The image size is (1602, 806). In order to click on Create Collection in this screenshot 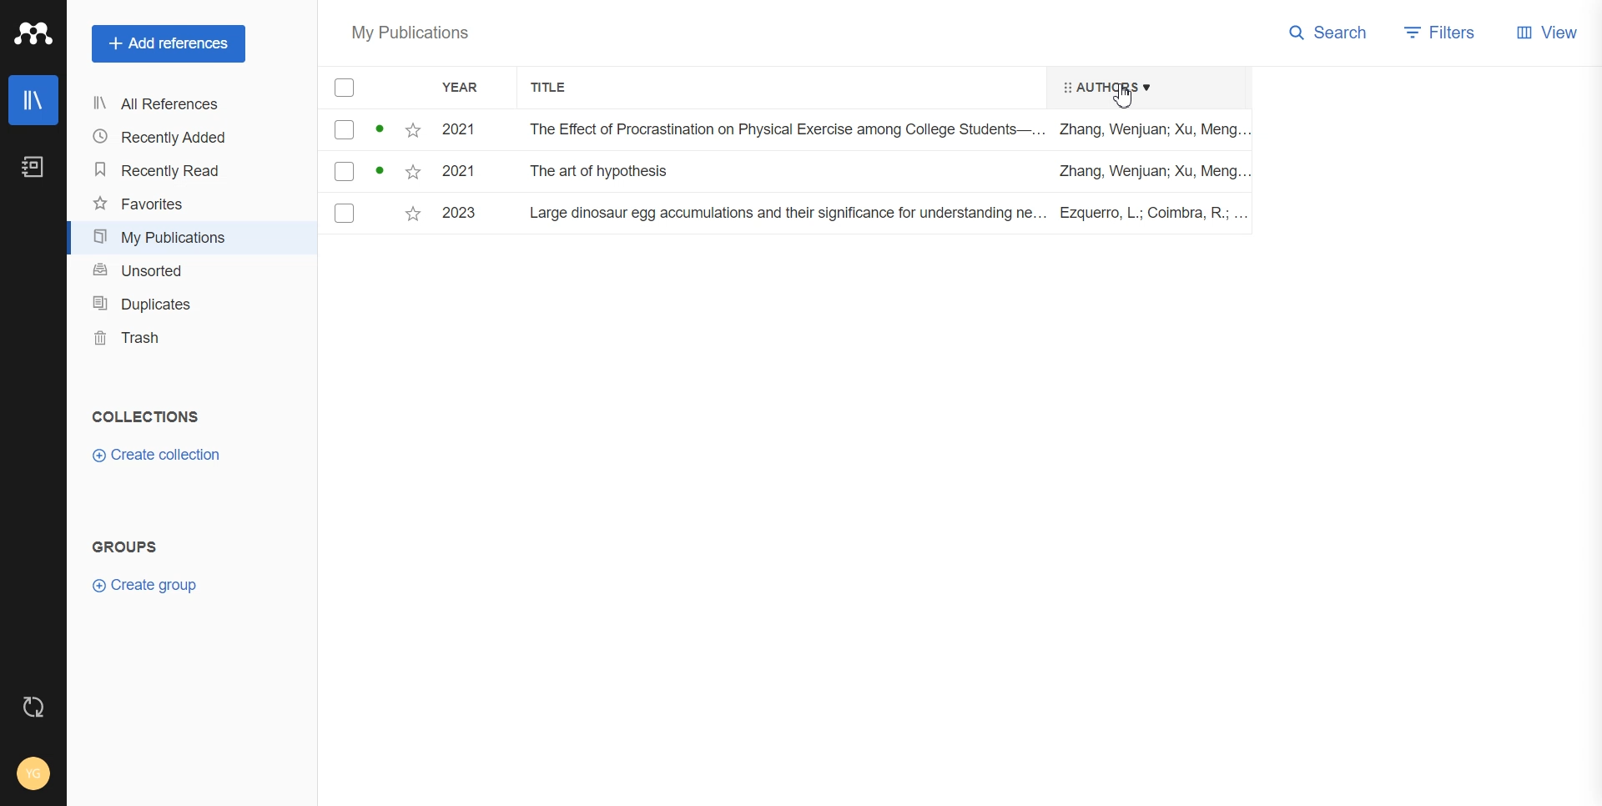, I will do `click(156, 455)`.